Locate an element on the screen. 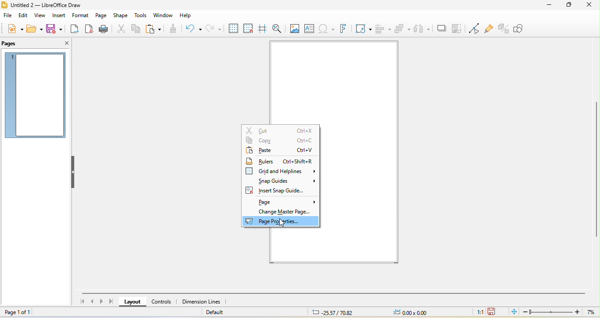 The image size is (600, 318). insert snap guide is located at coordinates (278, 191).